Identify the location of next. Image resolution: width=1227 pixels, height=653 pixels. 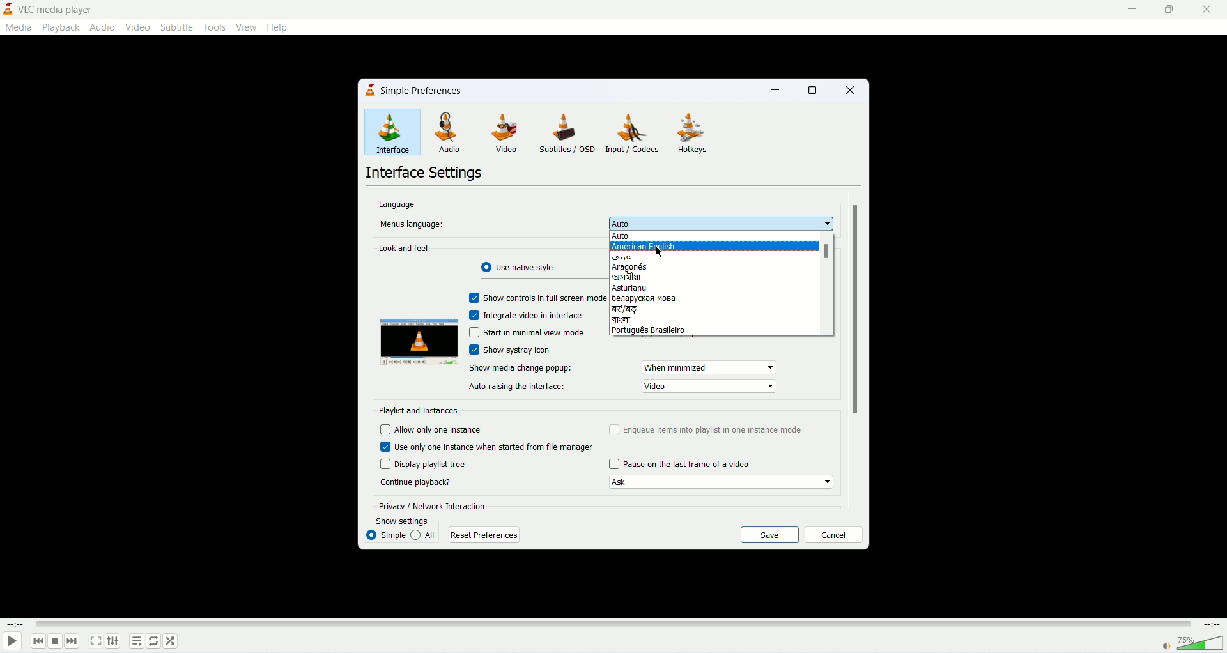
(72, 641).